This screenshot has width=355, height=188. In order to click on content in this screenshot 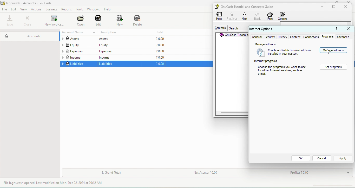, I will do `click(295, 37)`.